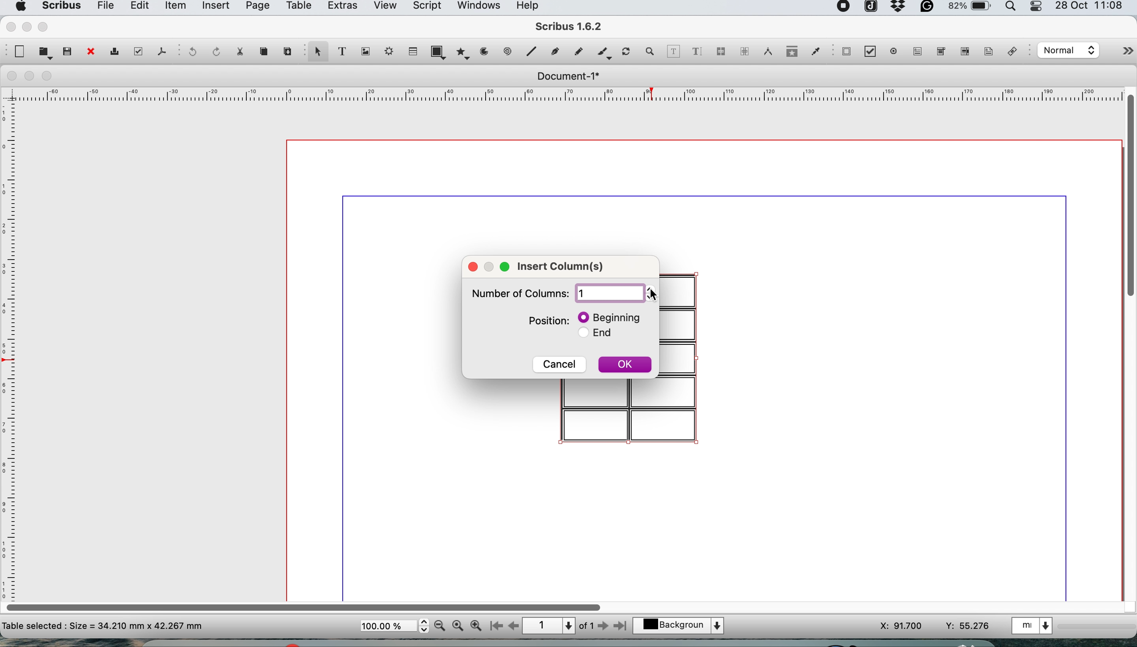  I want to click on arc, so click(487, 52).